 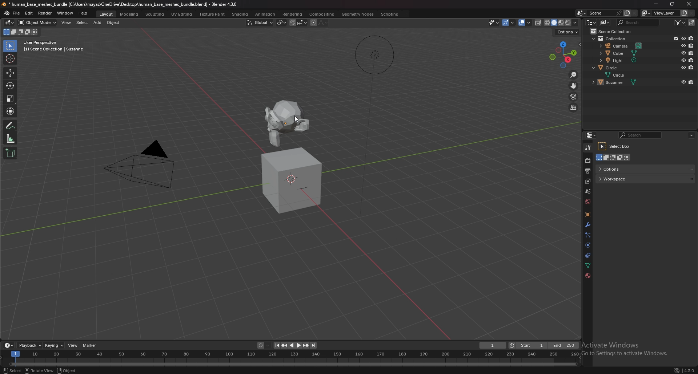 What do you see at coordinates (494, 22) in the screenshot?
I see `selectibility and visibility` at bounding box center [494, 22].